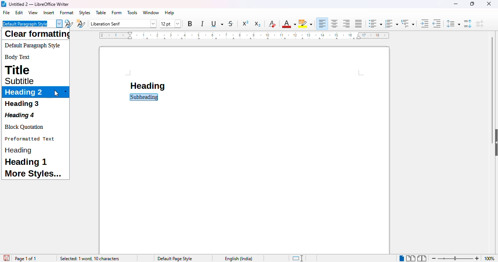 The width and height of the screenshot is (498, 262). Describe the element at coordinates (480, 24) in the screenshot. I see `decrease paragraph spacing` at that location.